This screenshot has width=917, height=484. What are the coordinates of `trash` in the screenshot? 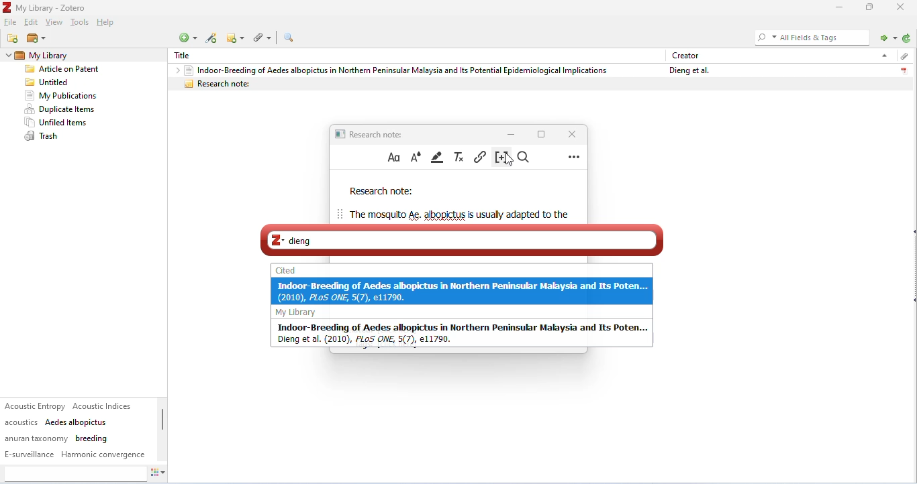 It's located at (44, 137).